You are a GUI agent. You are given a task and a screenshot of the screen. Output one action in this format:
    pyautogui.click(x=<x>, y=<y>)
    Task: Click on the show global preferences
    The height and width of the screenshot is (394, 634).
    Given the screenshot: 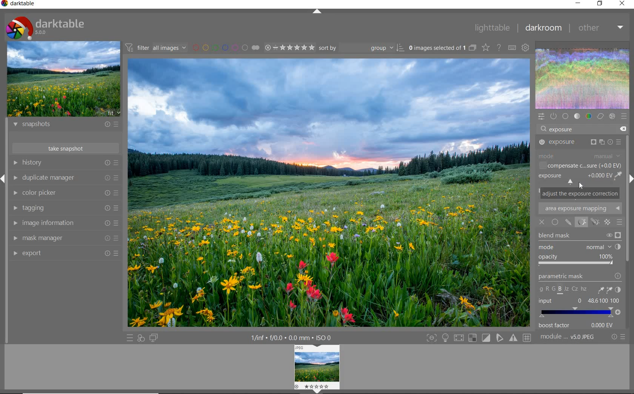 What is the action you would take?
    pyautogui.click(x=526, y=48)
    